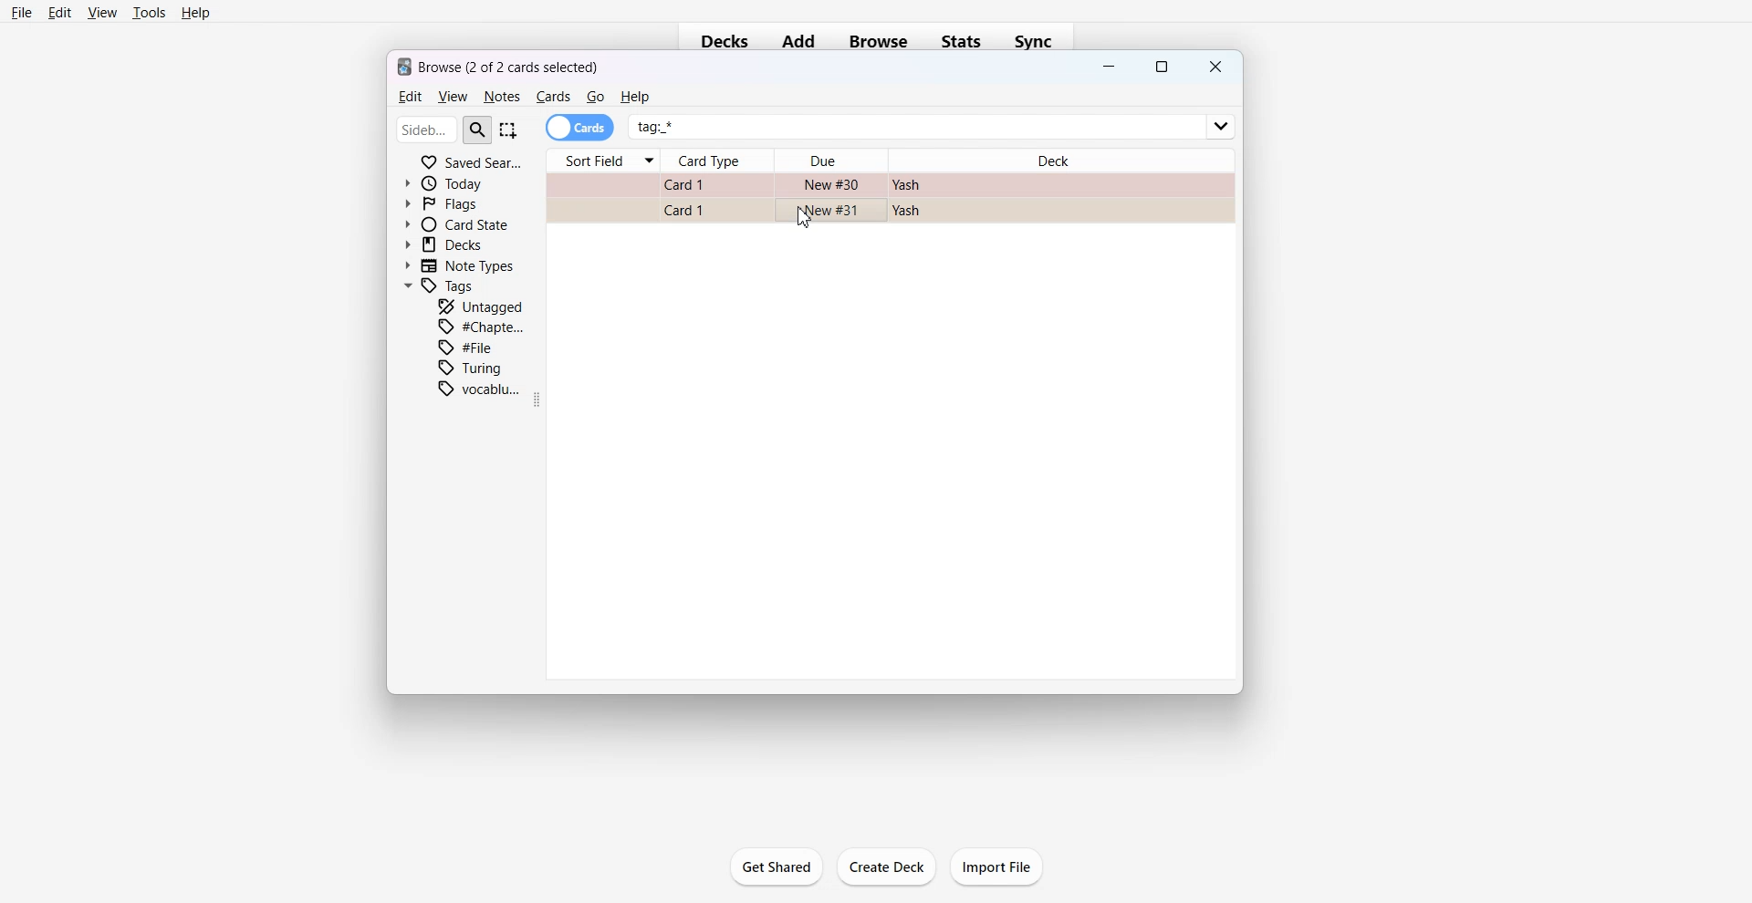 This screenshot has width=1752, height=903. Describe the element at coordinates (442, 202) in the screenshot. I see `Flags` at that location.